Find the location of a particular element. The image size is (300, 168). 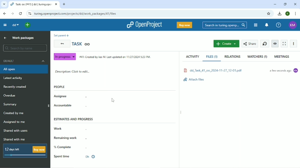

0h is located at coordinates (90, 157).